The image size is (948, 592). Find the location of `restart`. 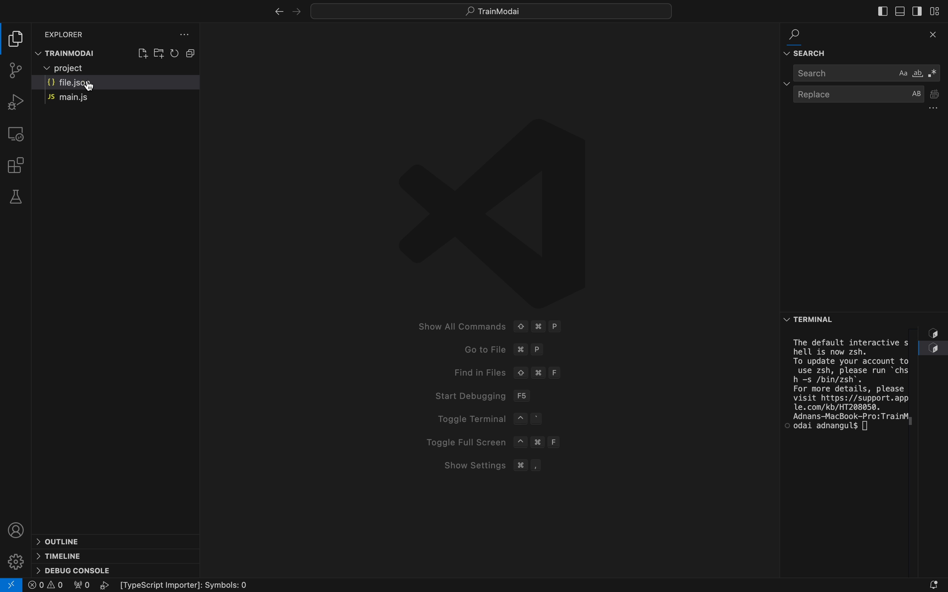

restart is located at coordinates (175, 53).